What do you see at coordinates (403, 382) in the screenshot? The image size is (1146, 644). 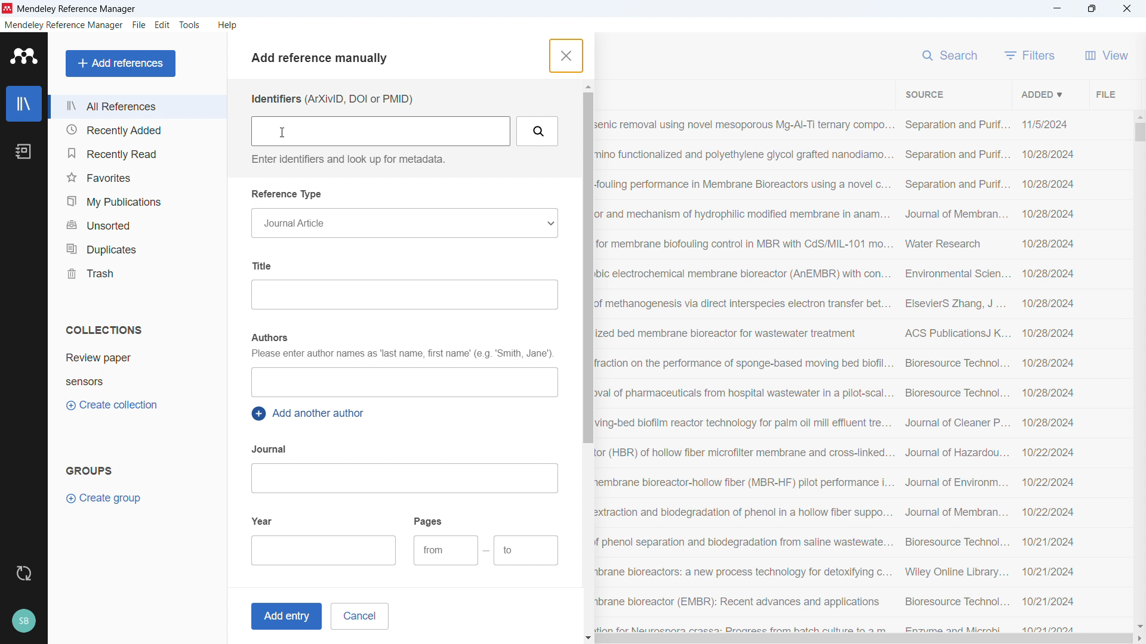 I see `Add authors ` at bounding box center [403, 382].